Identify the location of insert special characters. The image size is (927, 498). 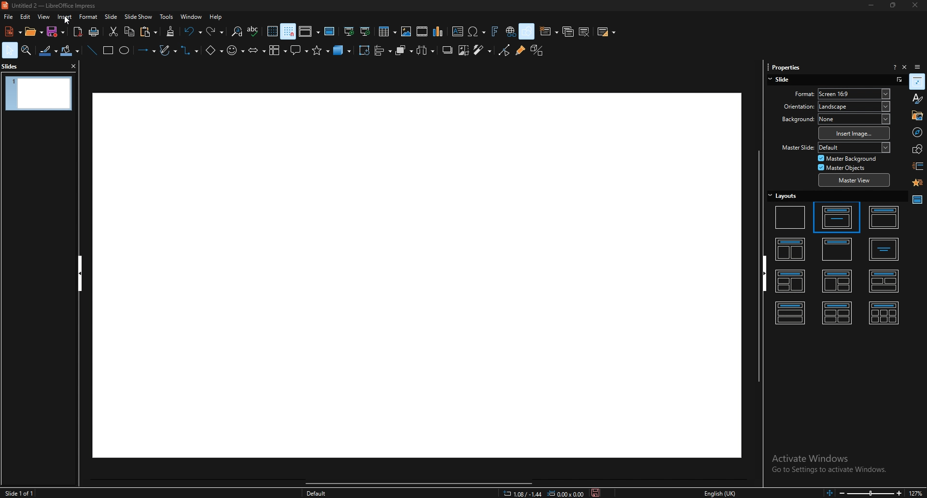
(476, 31).